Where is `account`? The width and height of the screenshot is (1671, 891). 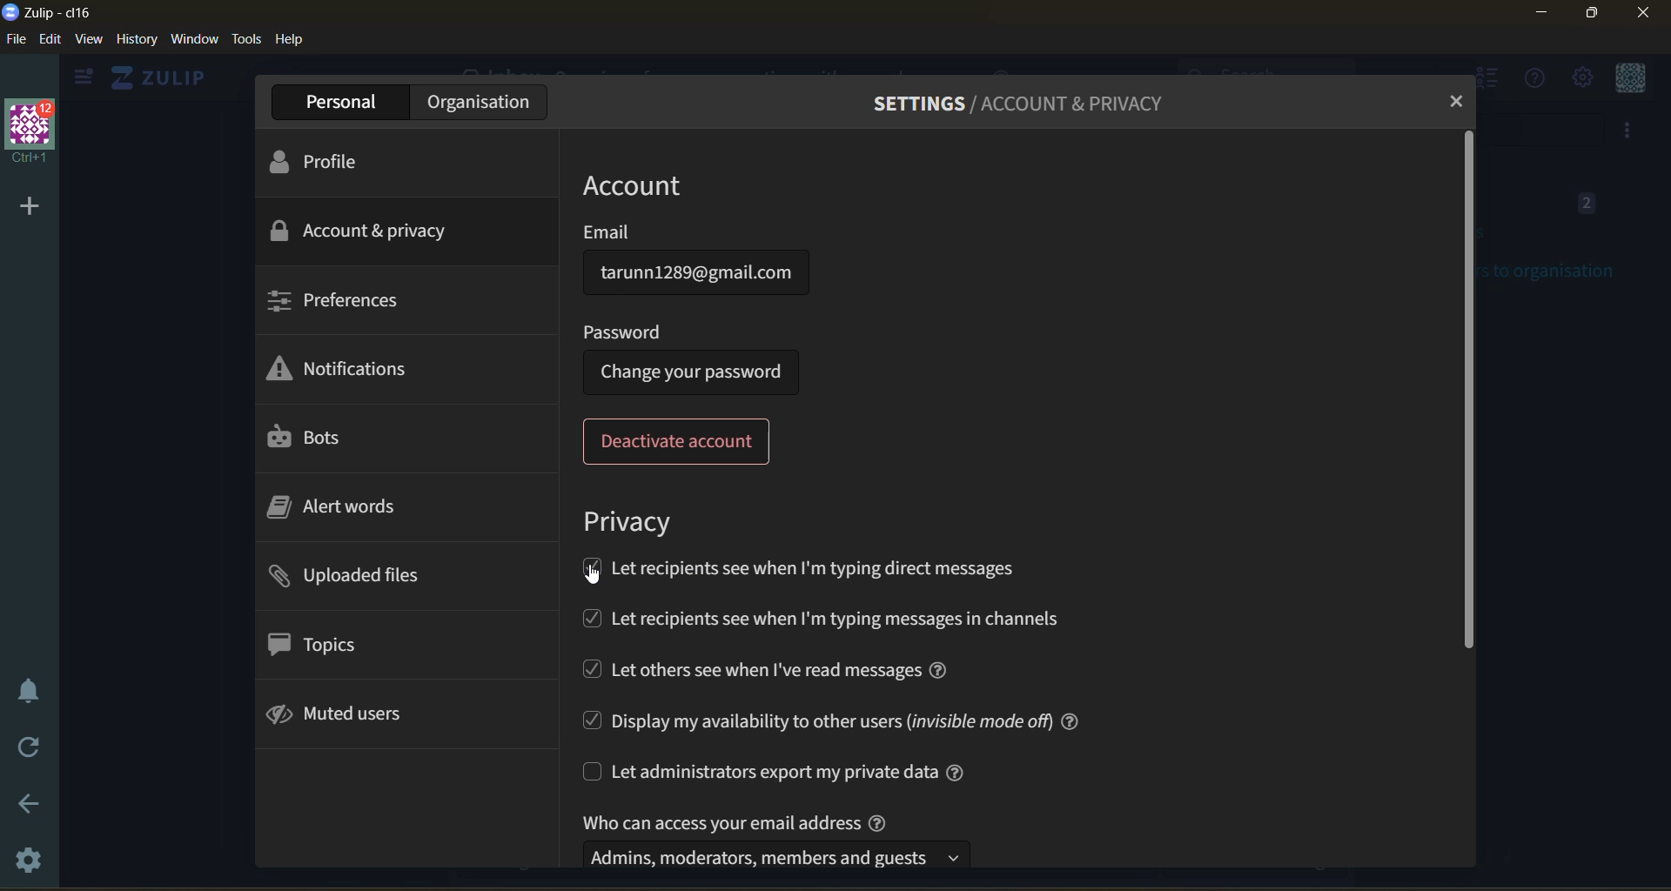
account is located at coordinates (659, 184).